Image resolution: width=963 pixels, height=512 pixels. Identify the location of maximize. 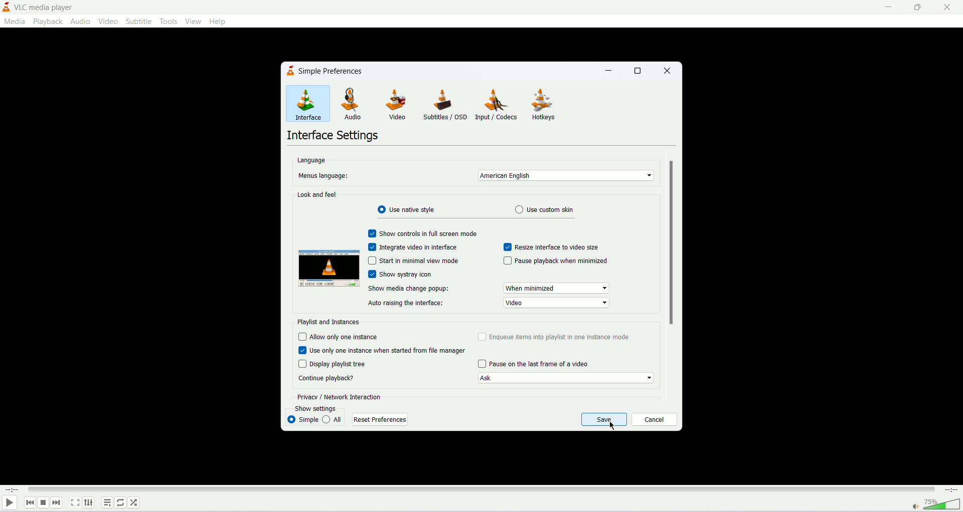
(638, 70).